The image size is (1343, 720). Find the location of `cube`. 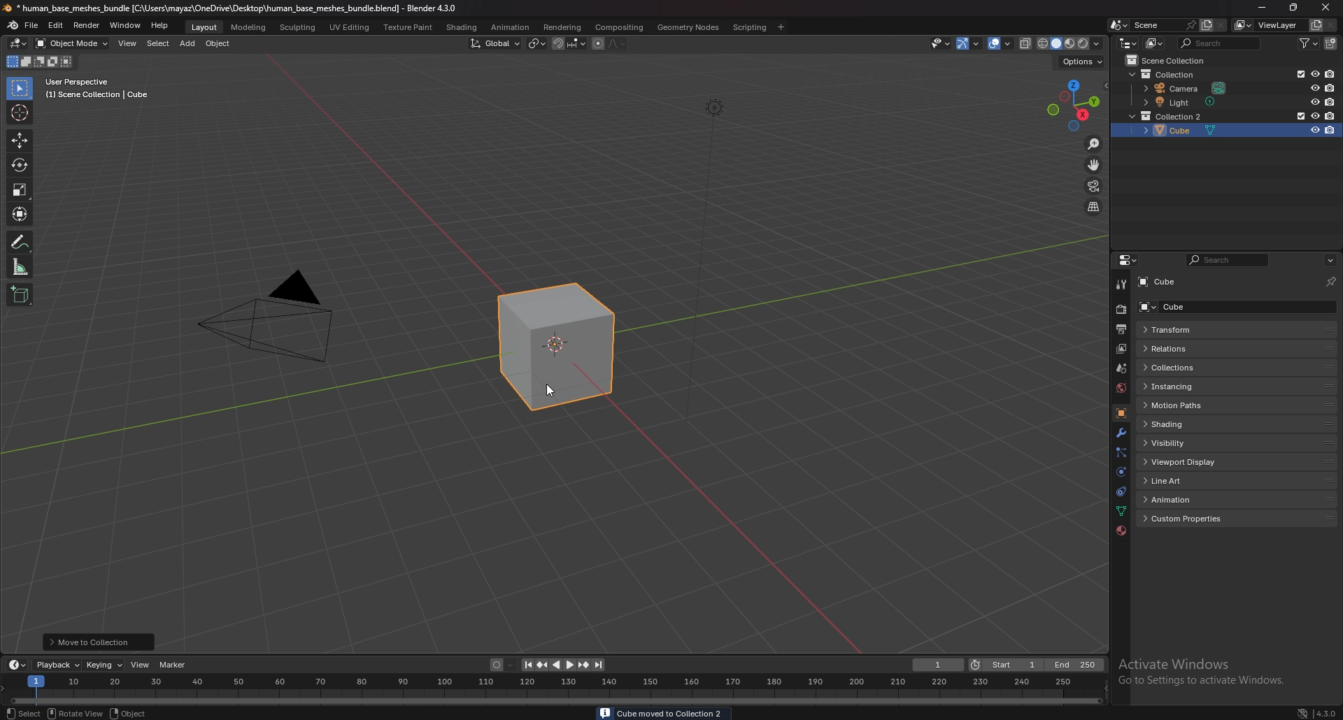

cube is located at coordinates (1161, 282).